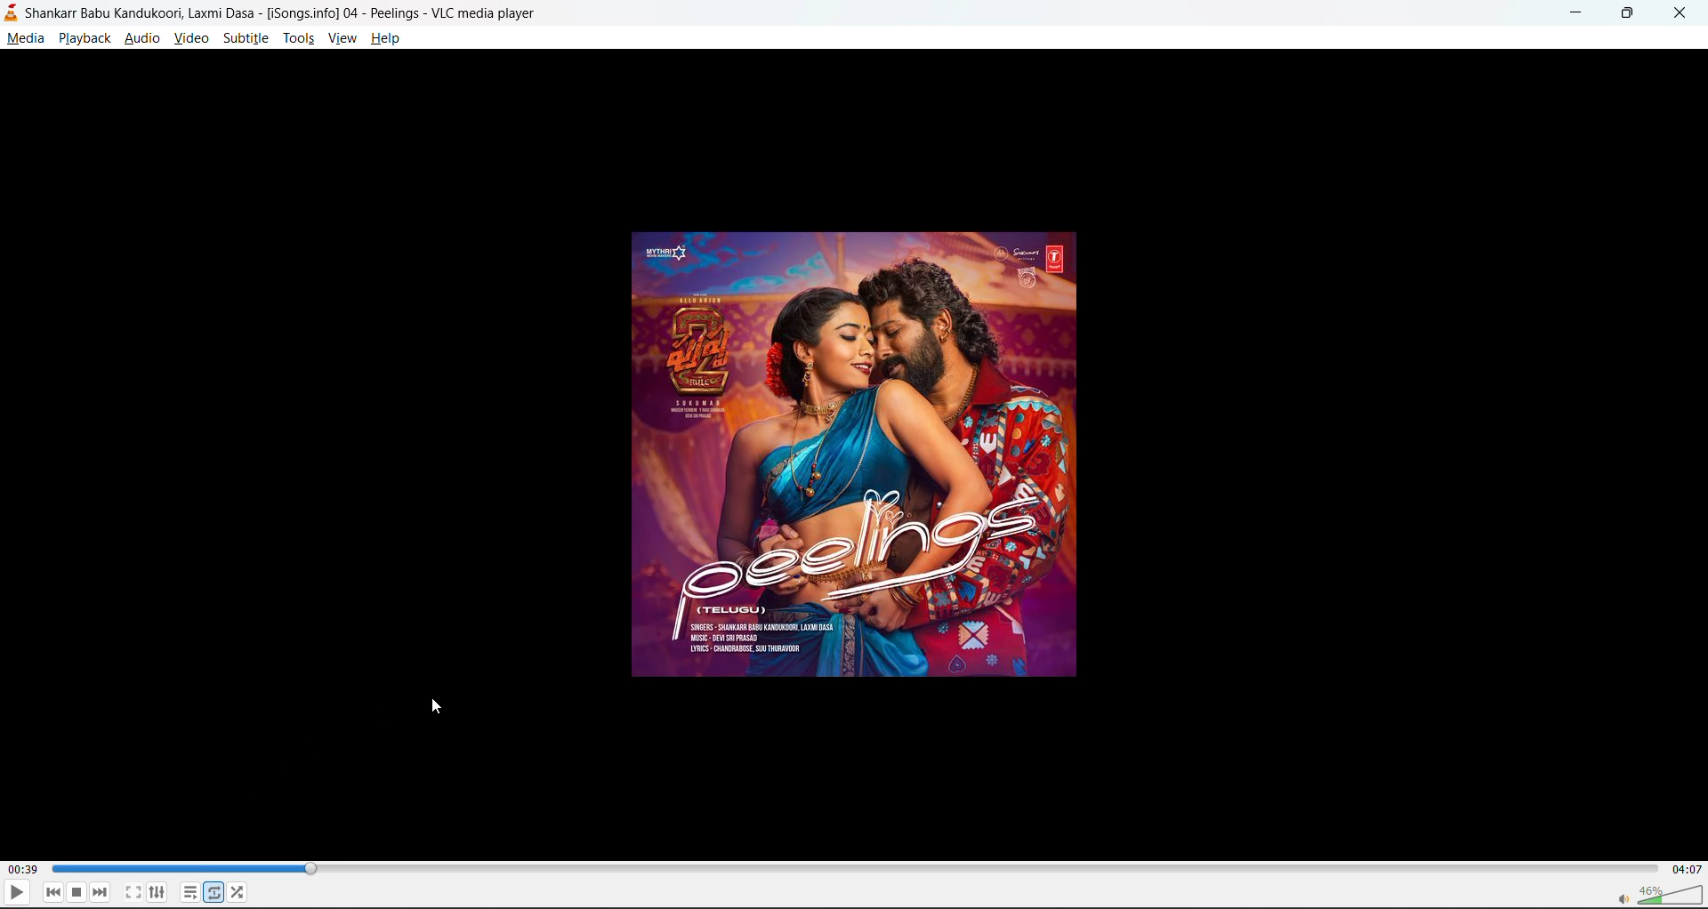 The image size is (1708, 909). I want to click on media, so click(25, 40).